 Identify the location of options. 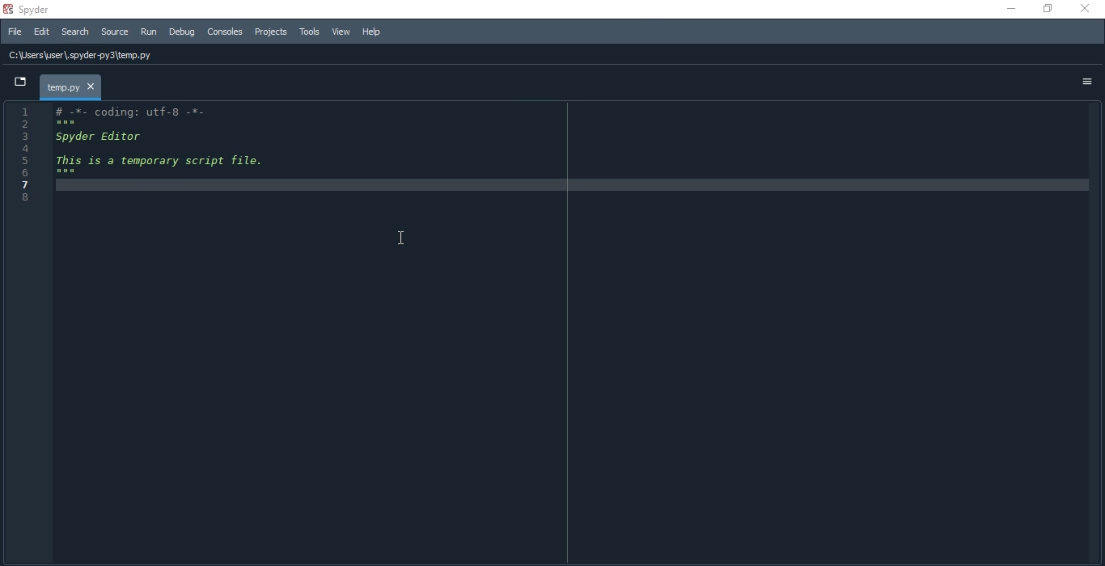
(1087, 81).